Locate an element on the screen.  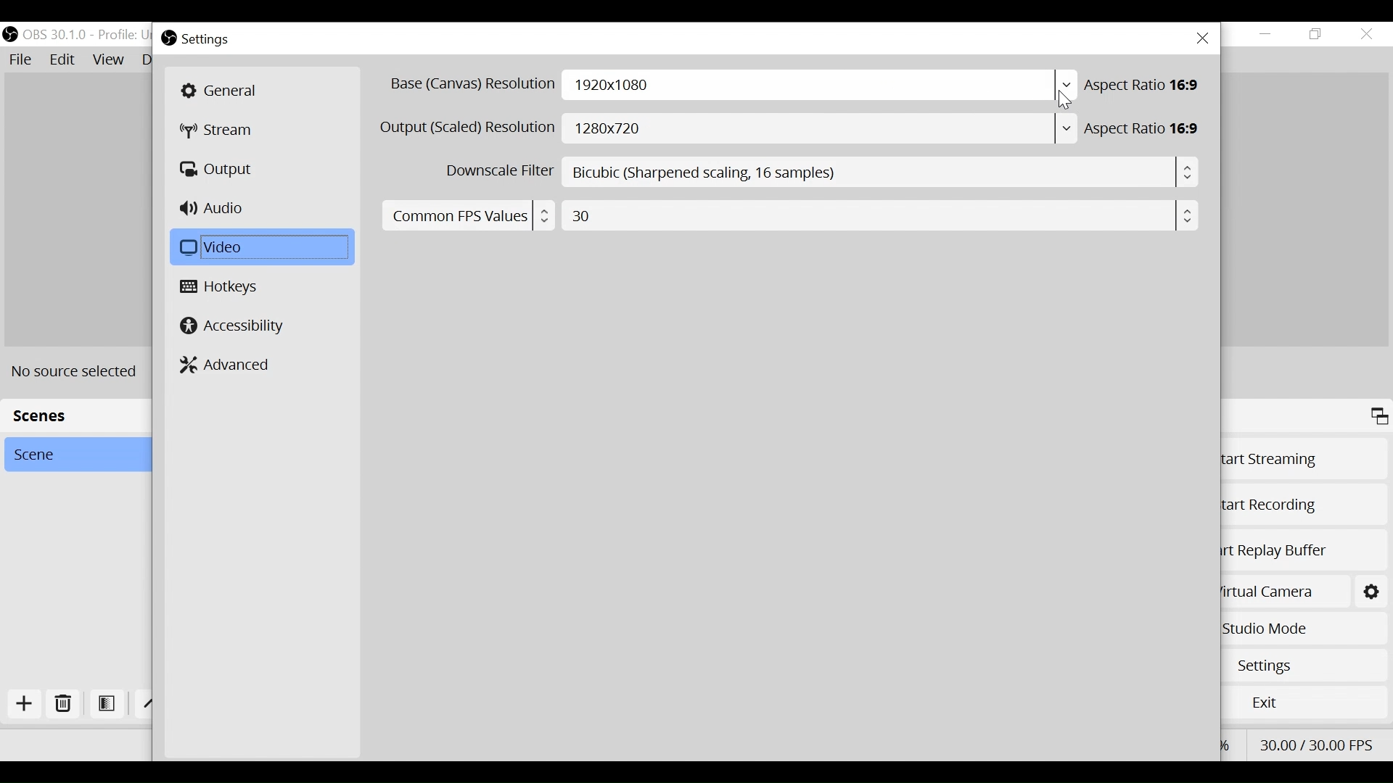
Add Scene is located at coordinates (28, 707).